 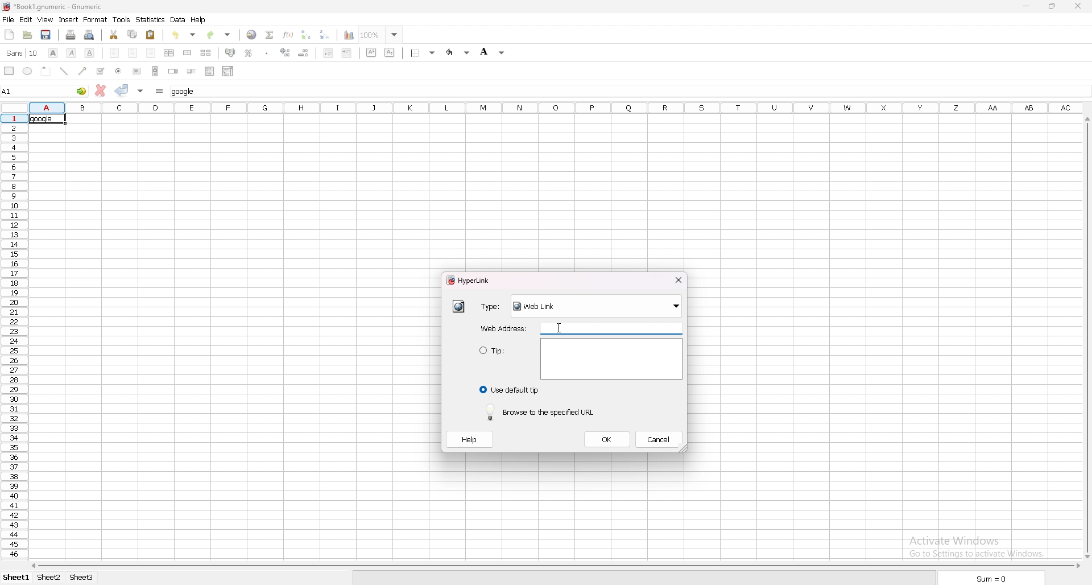 I want to click on formula, so click(x=159, y=90).